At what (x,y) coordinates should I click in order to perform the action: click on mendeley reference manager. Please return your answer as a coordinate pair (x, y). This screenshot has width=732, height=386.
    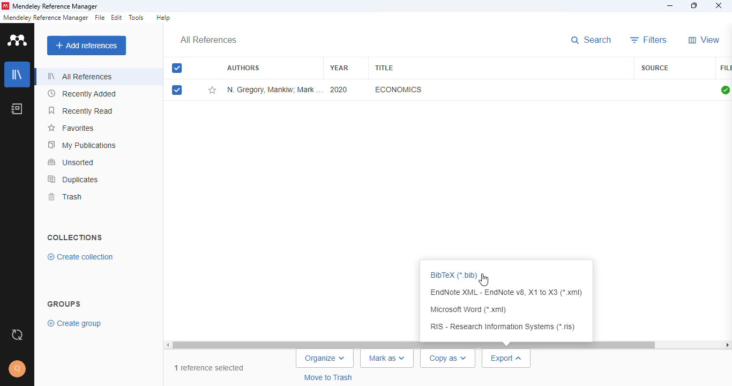
    Looking at the image, I should click on (46, 18).